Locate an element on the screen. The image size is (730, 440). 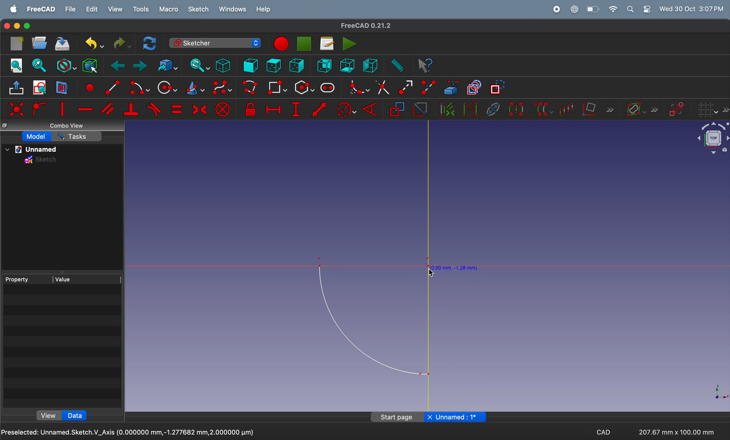
create ploy line is located at coordinates (251, 88).